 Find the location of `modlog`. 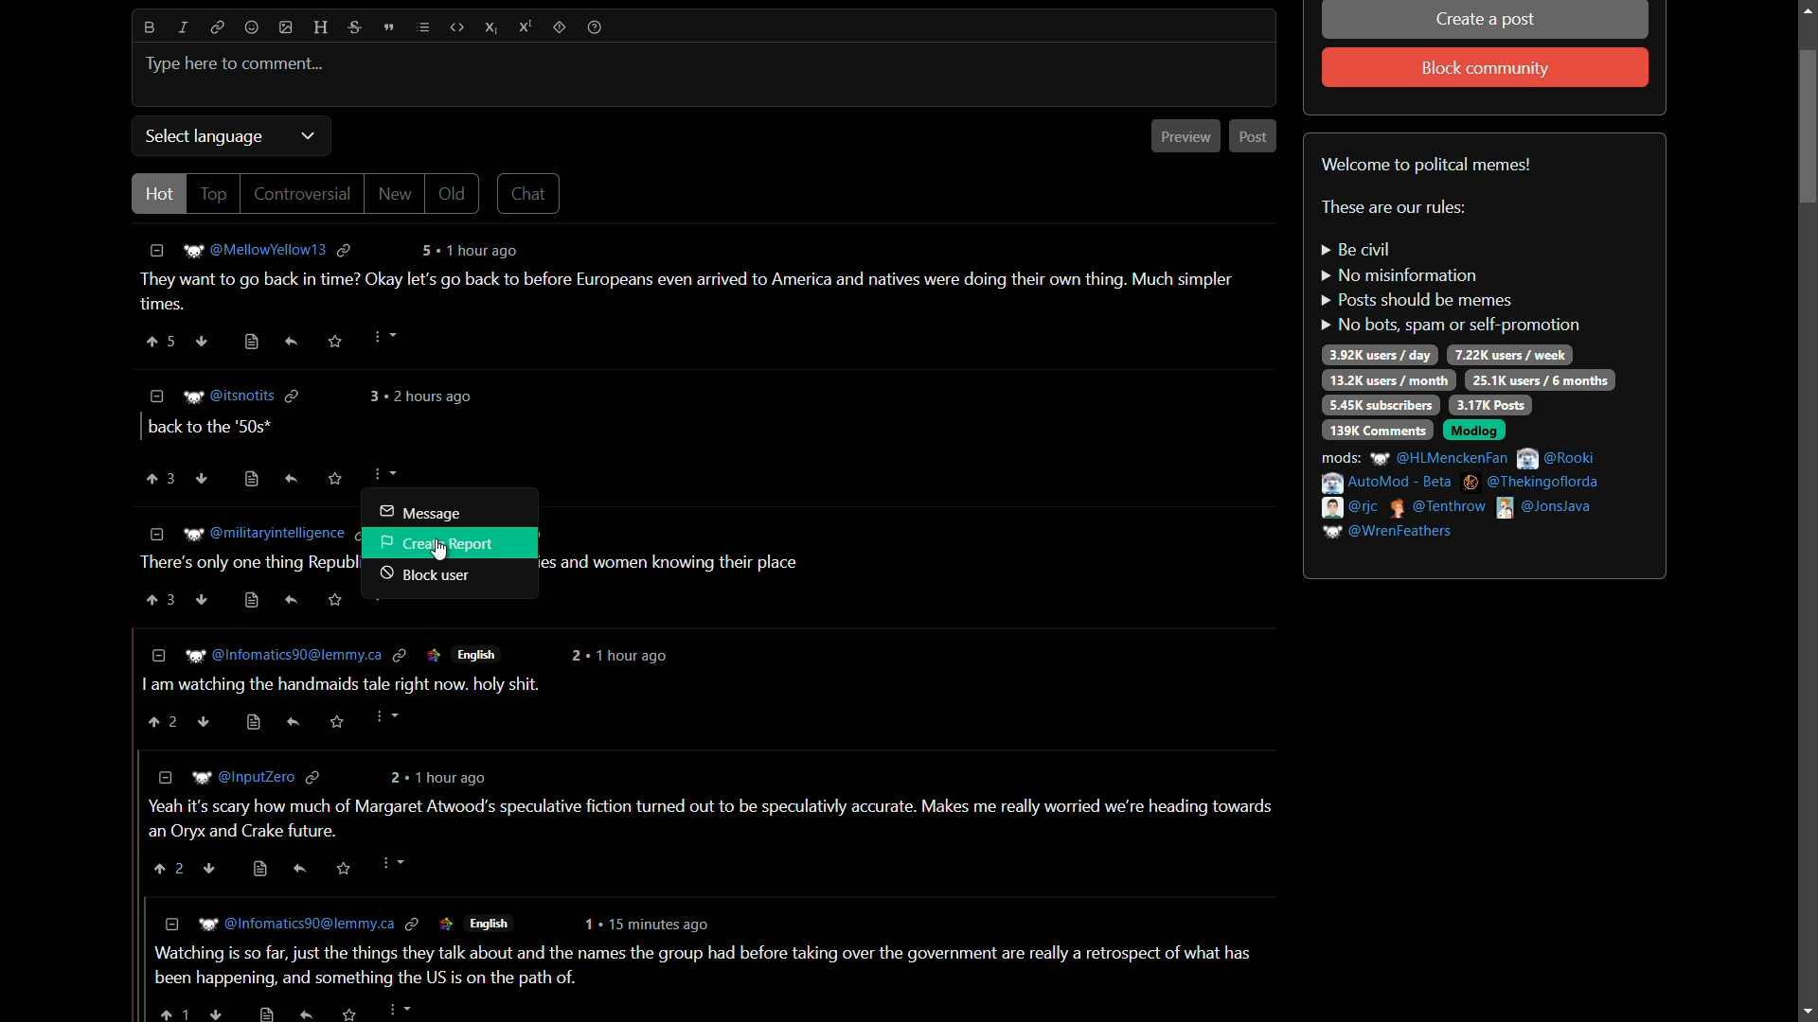

modlog is located at coordinates (1474, 432).